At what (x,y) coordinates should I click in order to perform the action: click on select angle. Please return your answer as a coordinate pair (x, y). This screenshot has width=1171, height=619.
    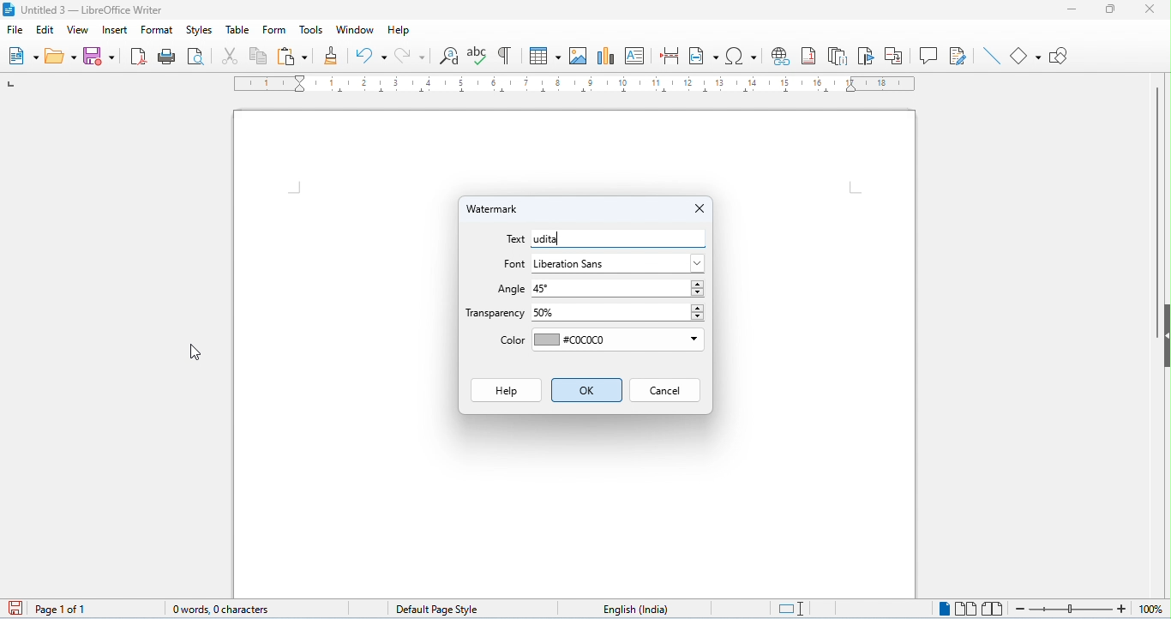
    Looking at the image, I should click on (617, 290).